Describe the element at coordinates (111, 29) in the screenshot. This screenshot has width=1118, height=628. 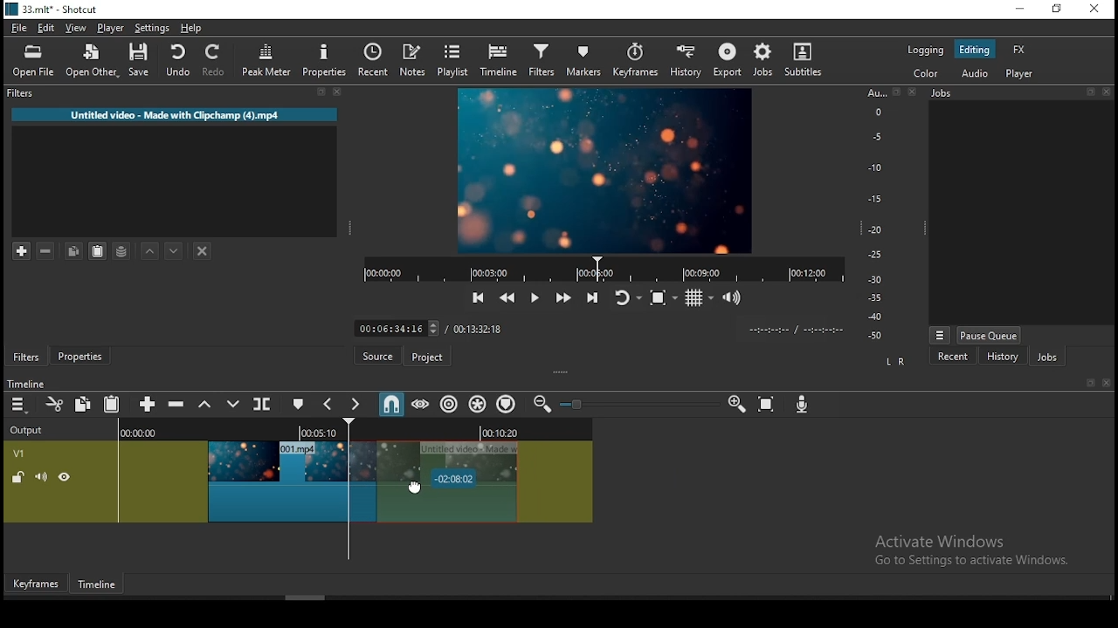
I see `player` at that location.